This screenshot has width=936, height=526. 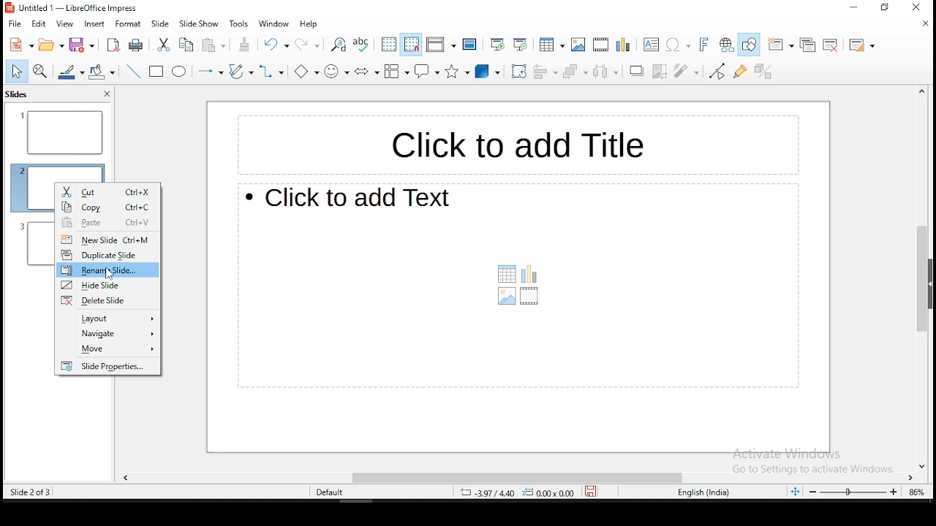 What do you see at coordinates (649, 45) in the screenshot?
I see `text box` at bounding box center [649, 45].